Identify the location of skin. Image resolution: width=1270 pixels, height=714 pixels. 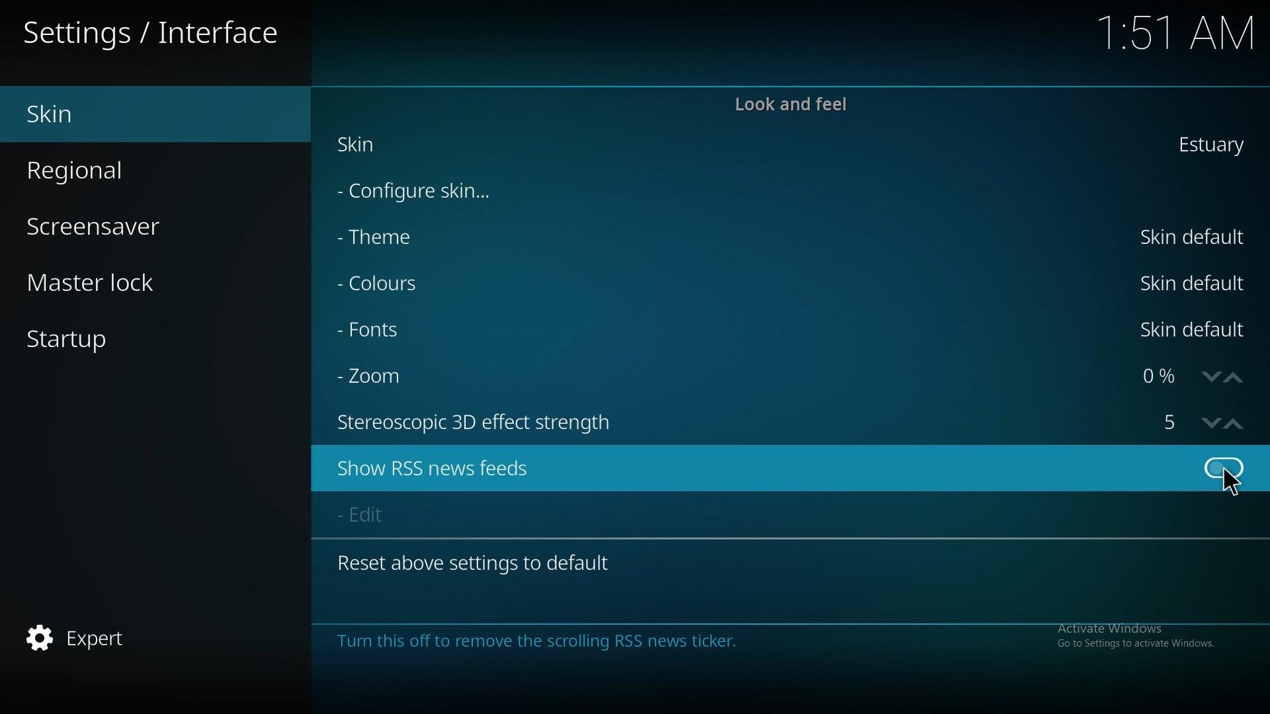
(366, 147).